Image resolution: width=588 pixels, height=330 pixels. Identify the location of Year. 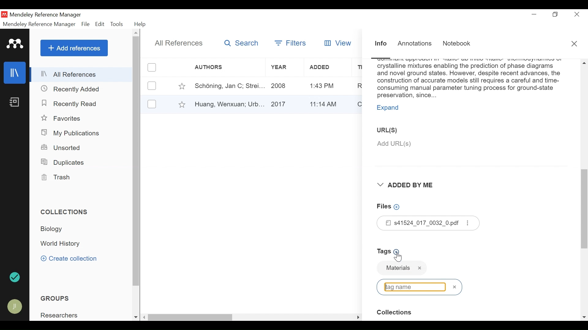
(283, 67).